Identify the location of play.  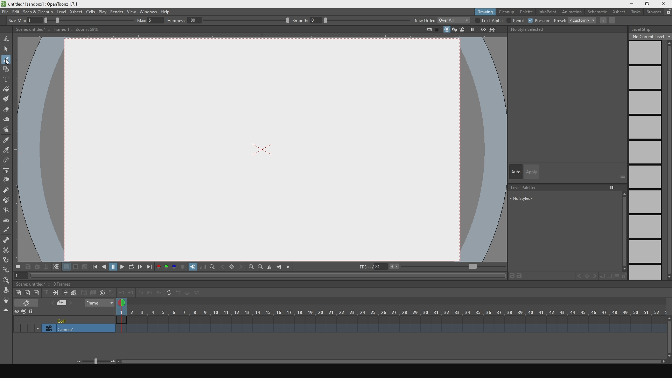
(124, 267).